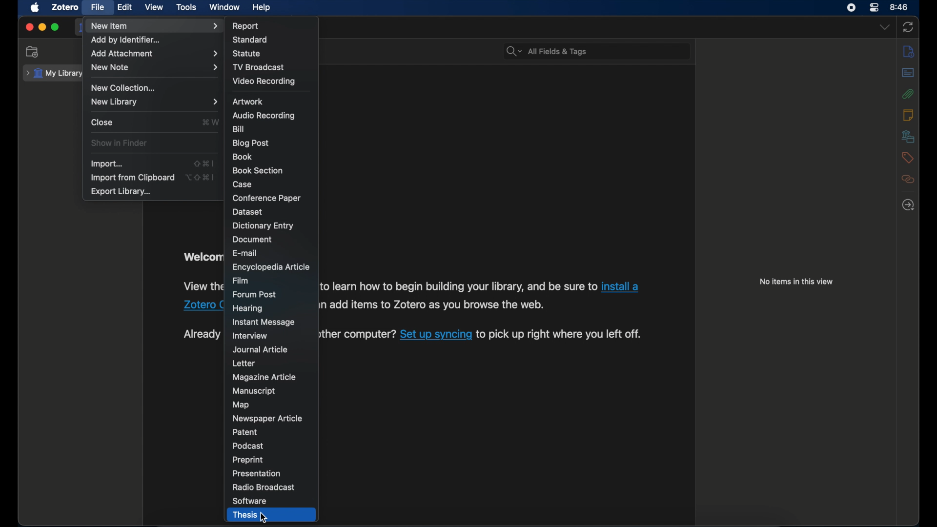  I want to click on tags, so click(908, 158).